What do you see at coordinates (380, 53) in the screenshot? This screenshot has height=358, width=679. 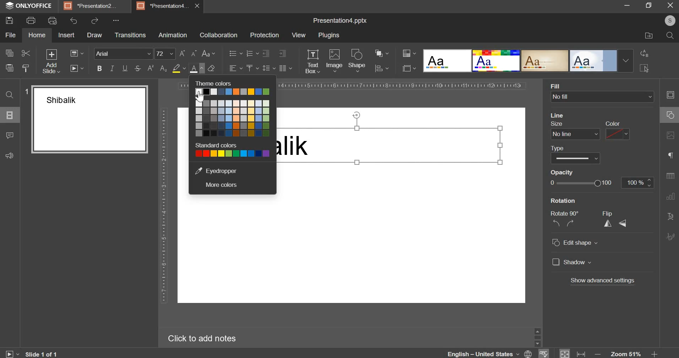 I see `arrange` at bounding box center [380, 53].